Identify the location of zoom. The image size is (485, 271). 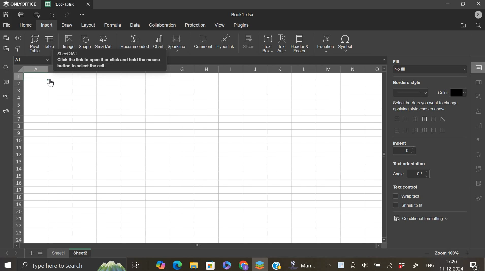
(454, 253).